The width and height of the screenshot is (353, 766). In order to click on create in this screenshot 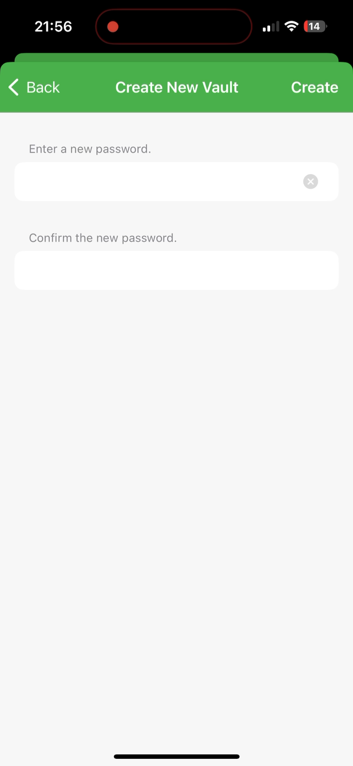, I will do `click(315, 89)`.